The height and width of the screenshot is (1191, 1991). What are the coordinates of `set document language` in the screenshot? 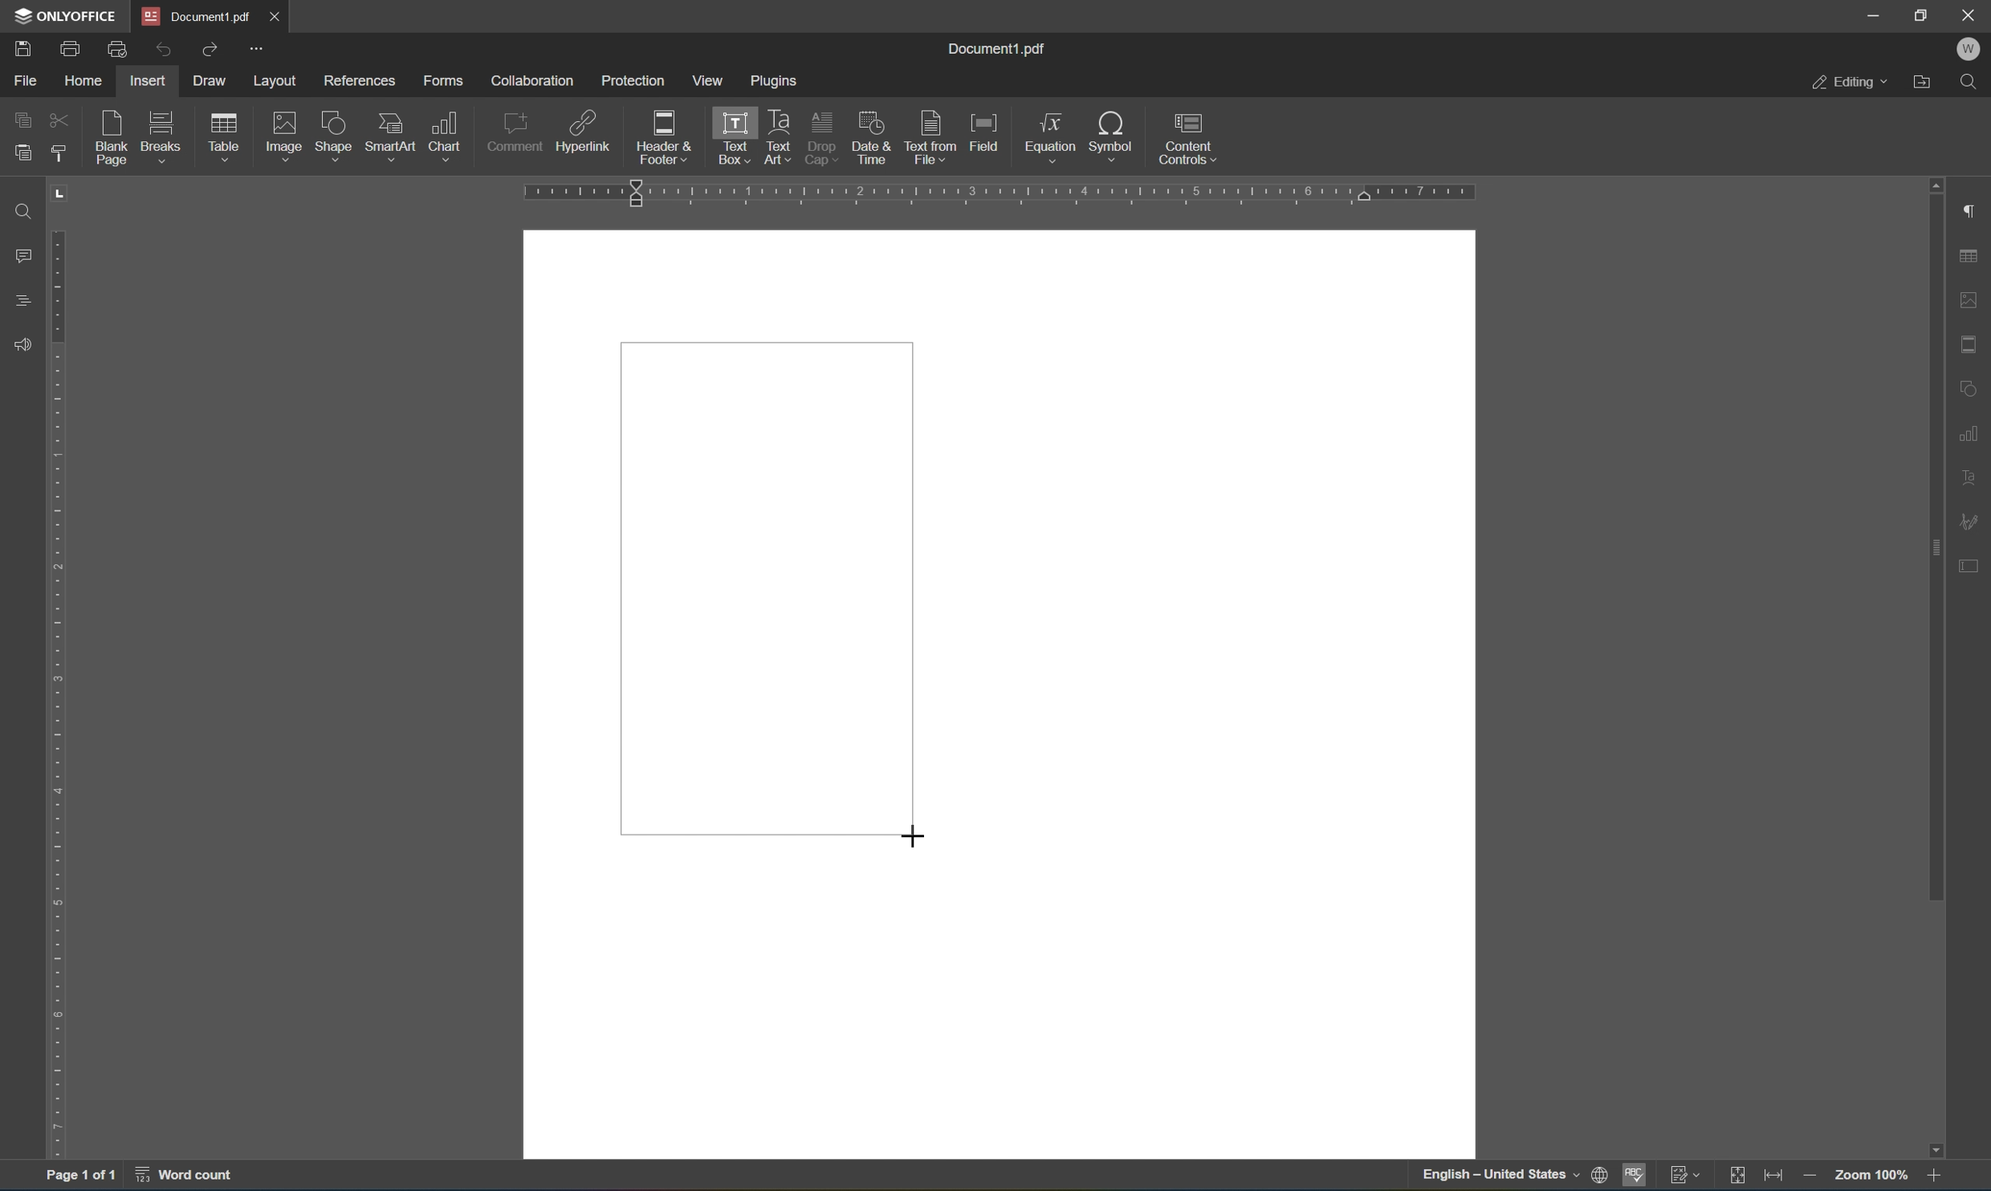 It's located at (1602, 1174).